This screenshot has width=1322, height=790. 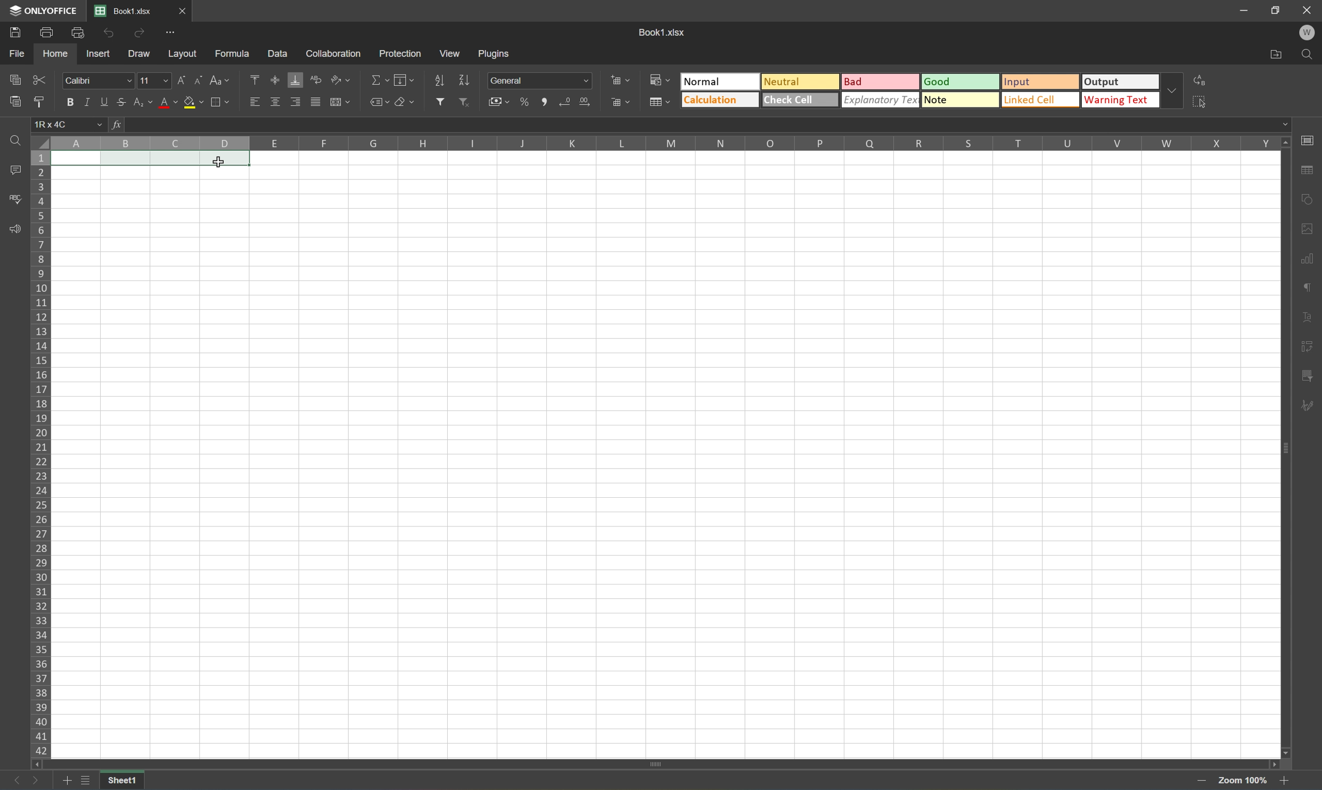 What do you see at coordinates (276, 103) in the screenshot?
I see `Align middle` at bounding box center [276, 103].